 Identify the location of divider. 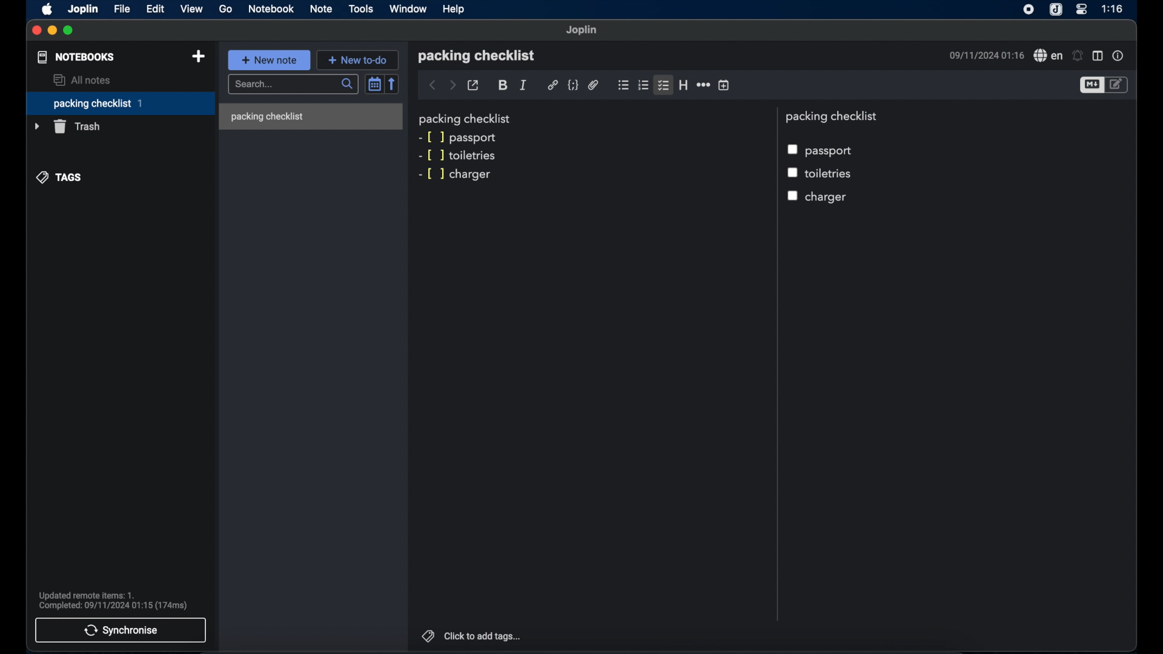
(776, 364).